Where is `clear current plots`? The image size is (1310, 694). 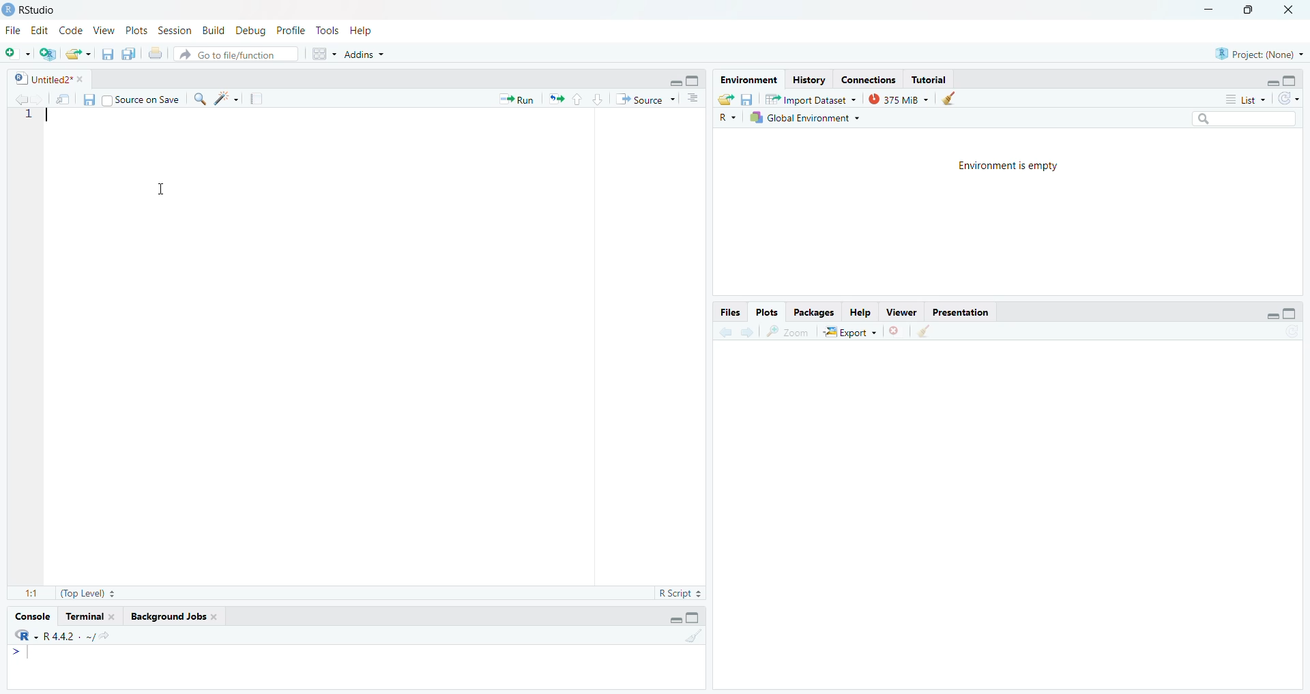
clear current plots is located at coordinates (897, 331).